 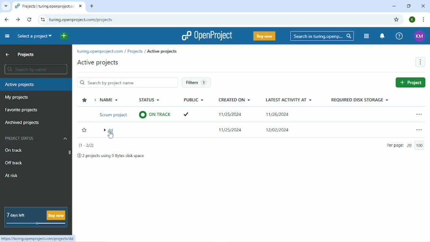 What do you see at coordinates (264, 36) in the screenshot?
I see `Buy now` at bounding box center [264, 36].